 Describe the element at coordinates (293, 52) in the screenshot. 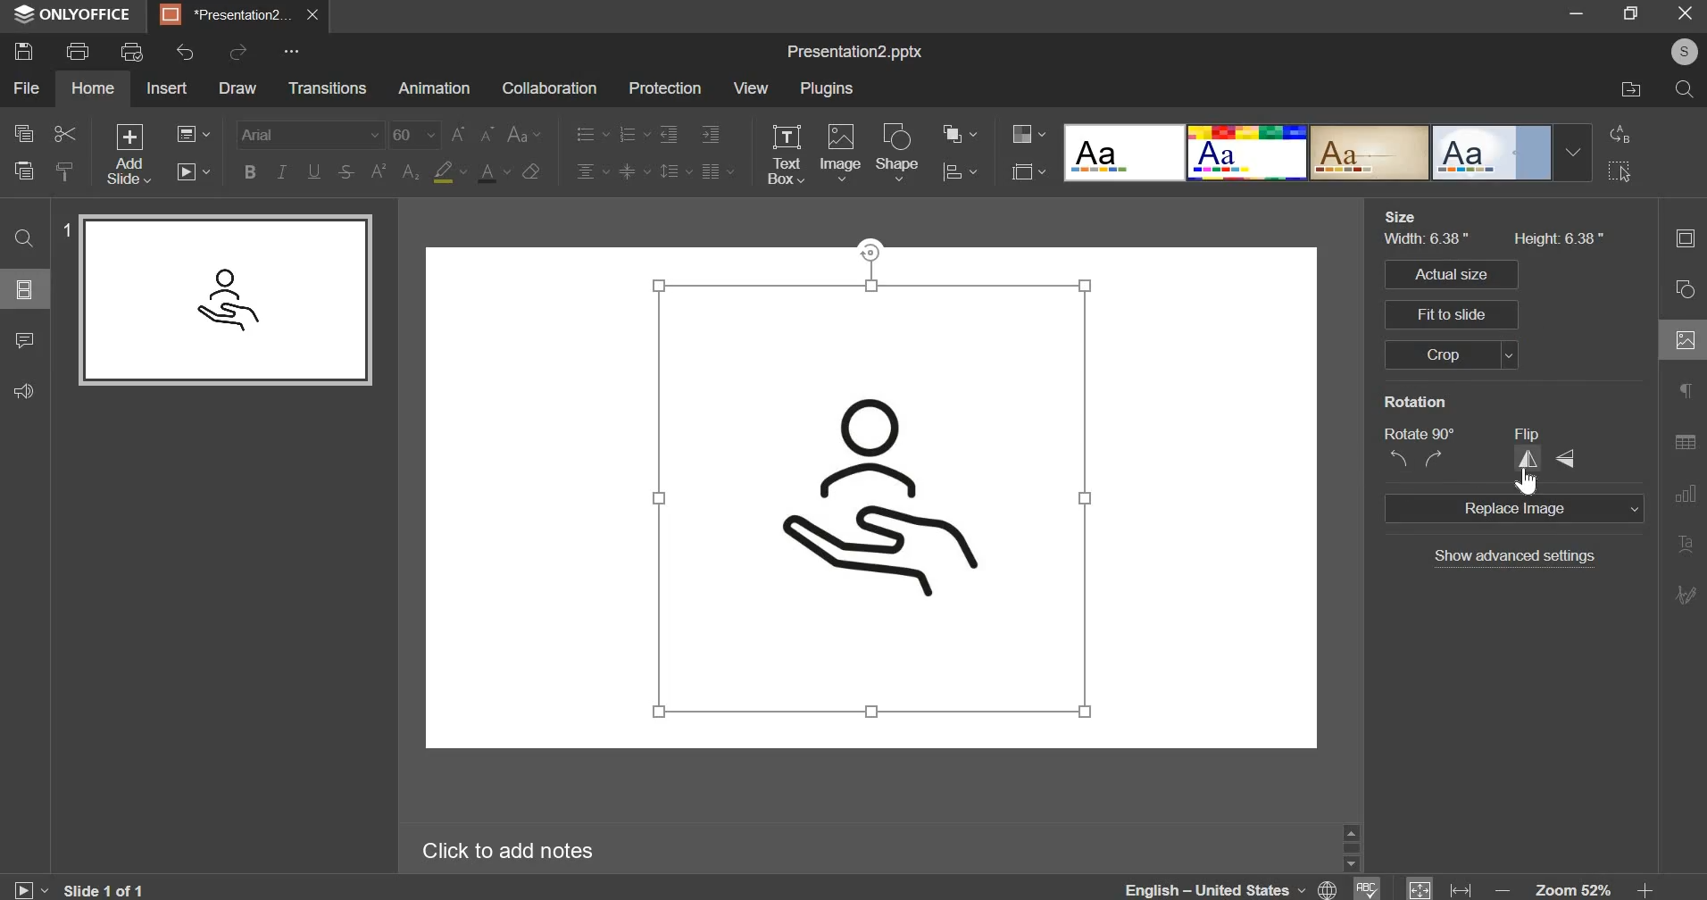

I see `customize quick access menu` at that location.